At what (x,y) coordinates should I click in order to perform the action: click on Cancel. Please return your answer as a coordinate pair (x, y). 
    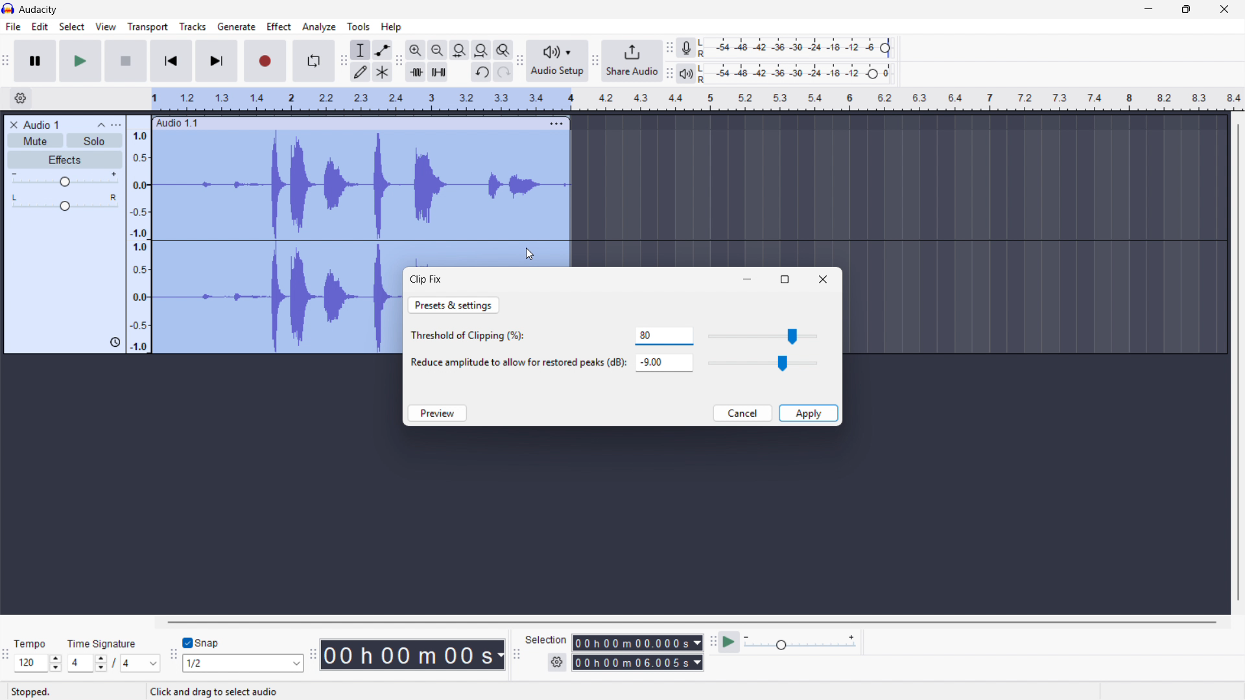
    Looking at the image, I should click on (742, 413).